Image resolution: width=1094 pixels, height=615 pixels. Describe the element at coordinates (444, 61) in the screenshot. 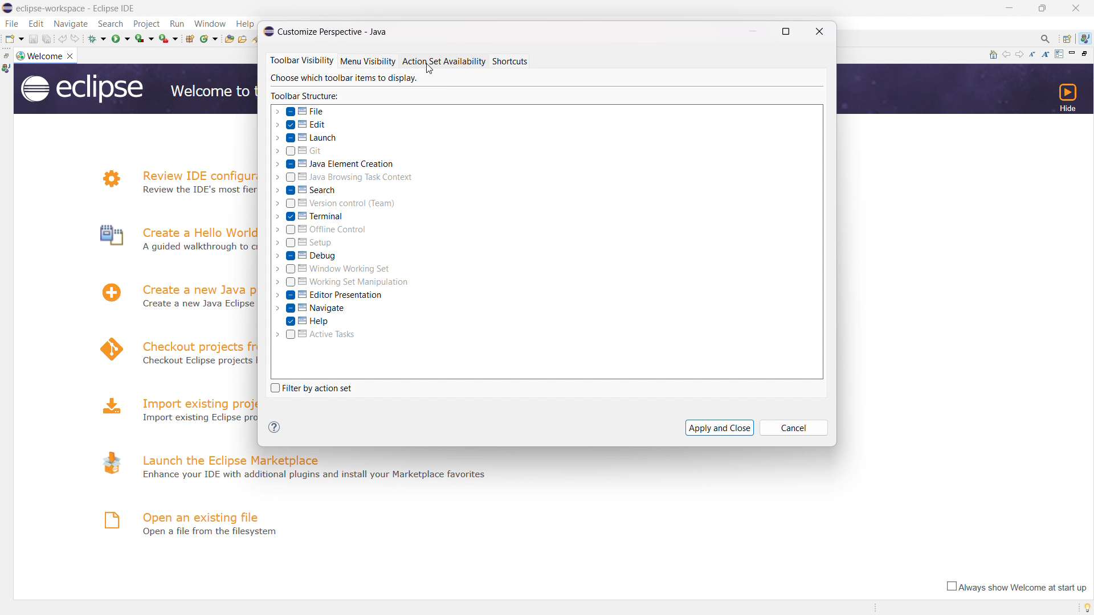

I see `action set availability` at that location.